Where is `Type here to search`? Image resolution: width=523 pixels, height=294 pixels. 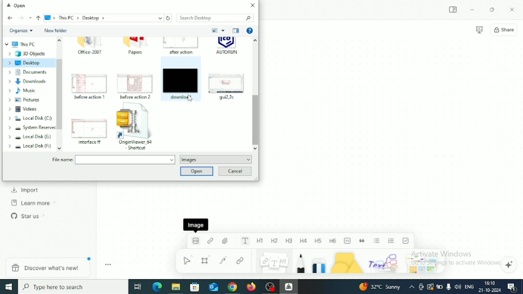 Type here to search is located at coordinates (73, 287).